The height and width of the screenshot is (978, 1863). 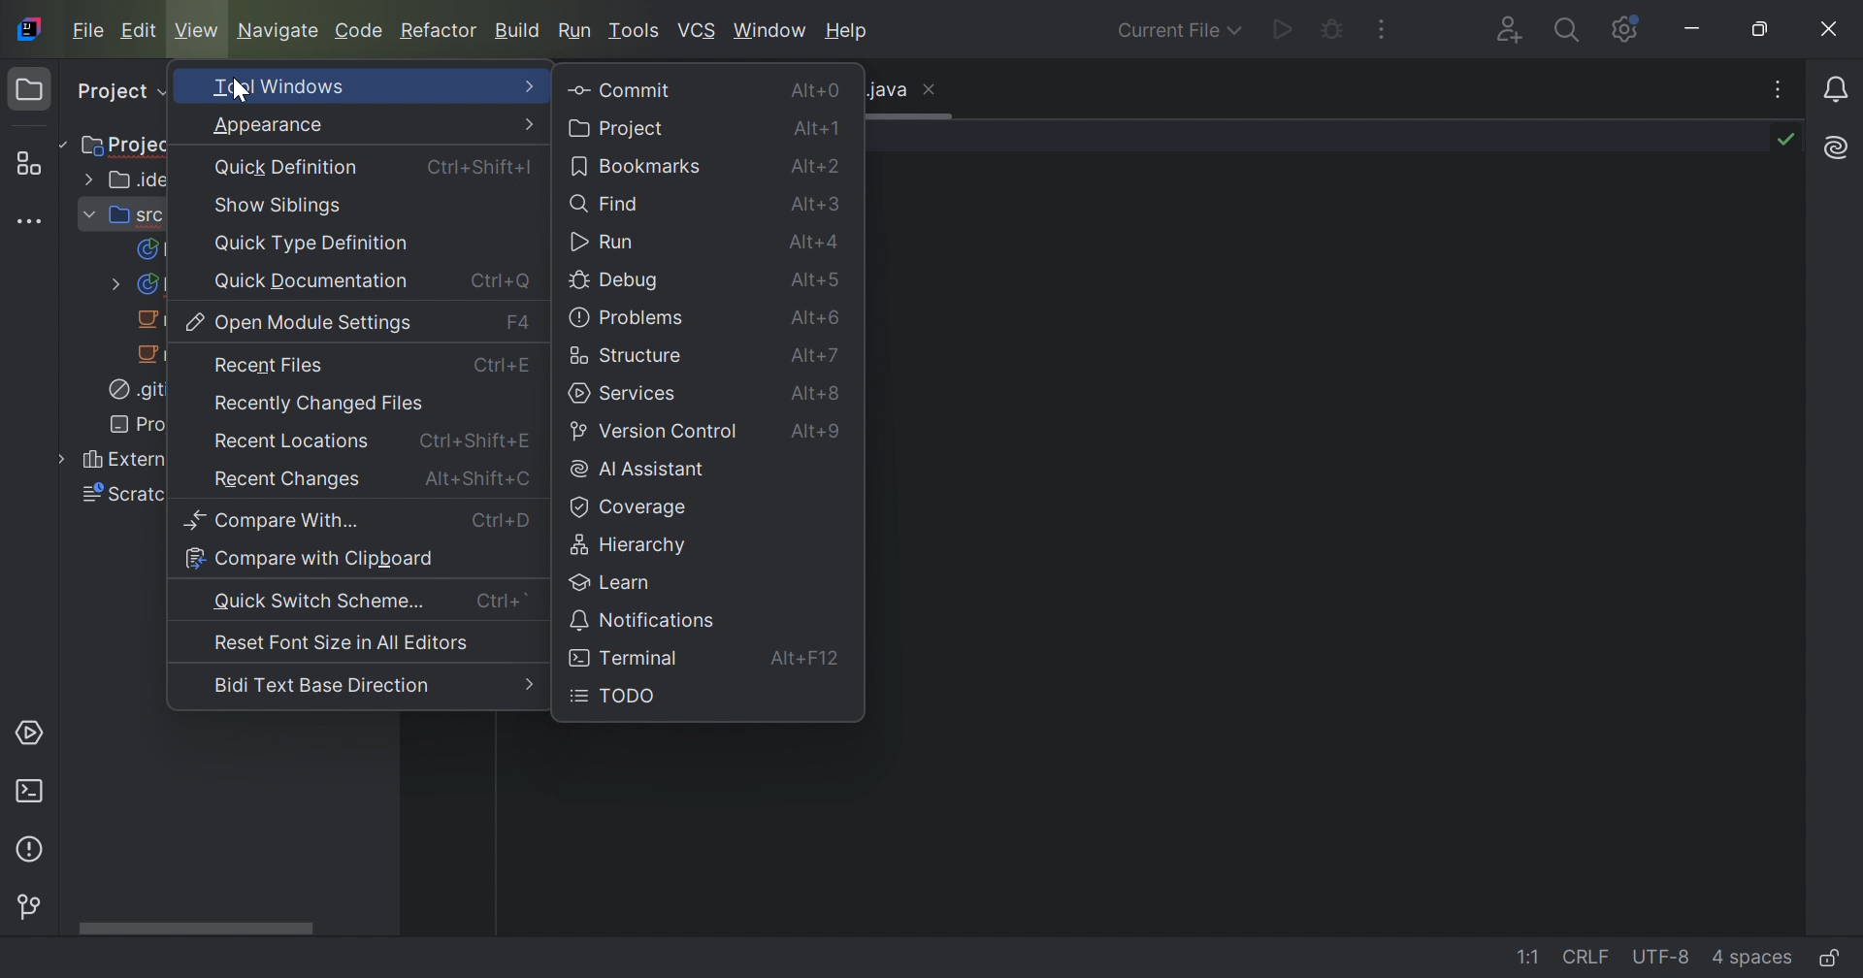 I want to click on TODO, so click(x=616, y=696).